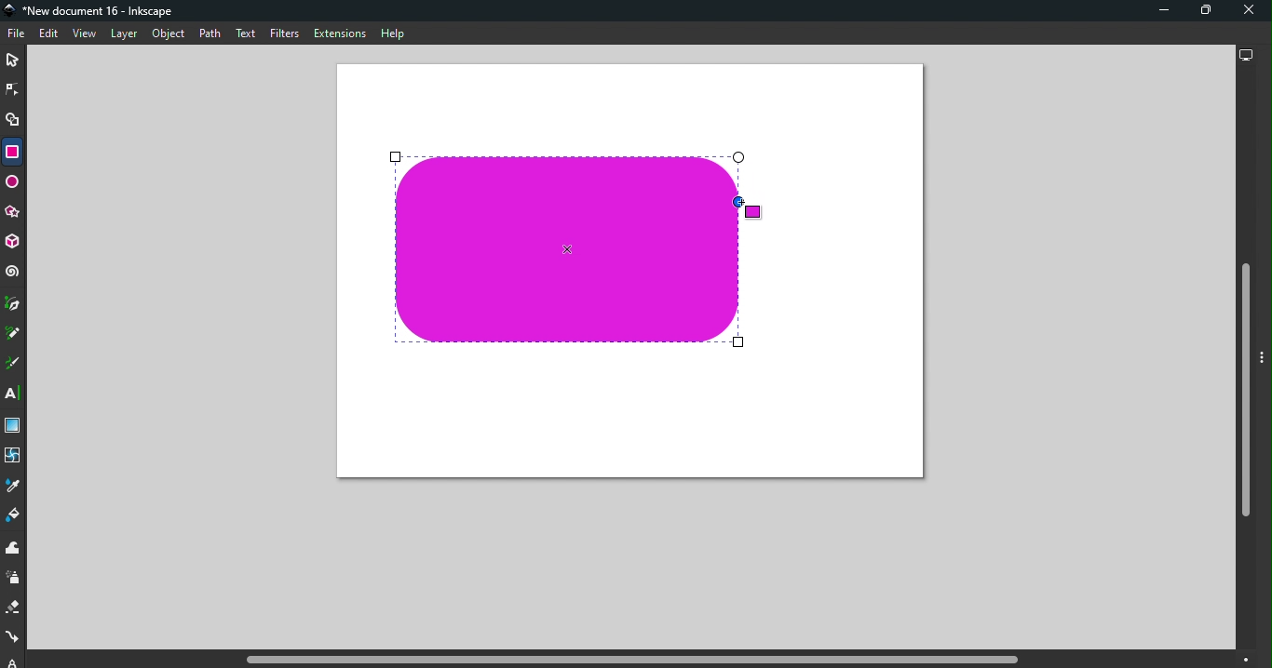 This screenshot has height=668, width=1272. I want to click on Toggle command panel, so click(1265, 359).